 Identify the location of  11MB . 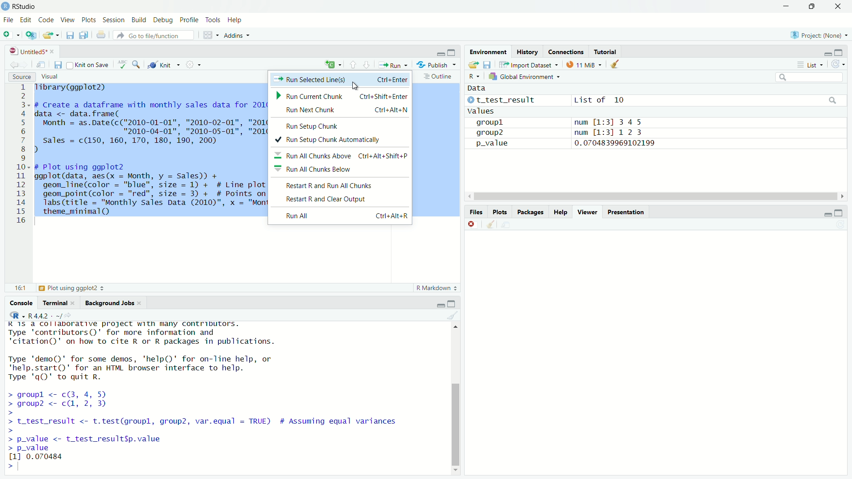
(584, 64).